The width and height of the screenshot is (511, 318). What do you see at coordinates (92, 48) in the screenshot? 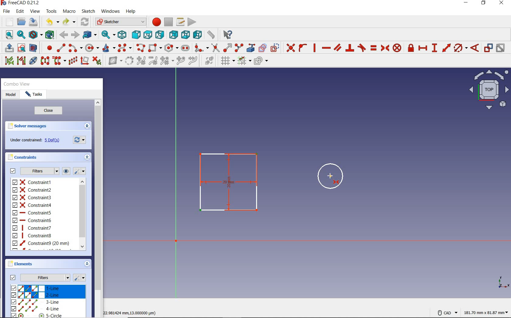
I see `create circle` at bounding box center [92, 48].